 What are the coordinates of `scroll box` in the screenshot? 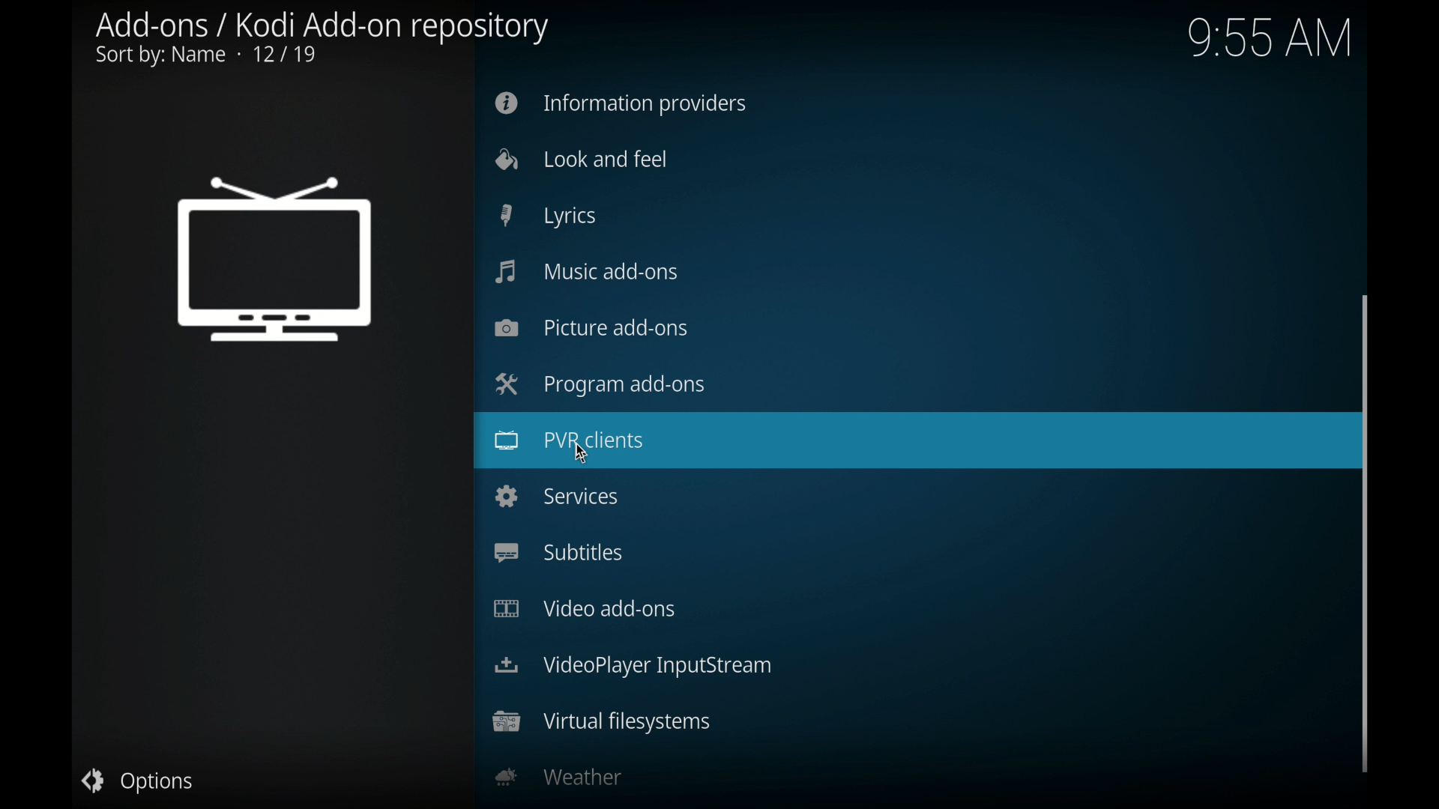 It's located at (1366, 533).